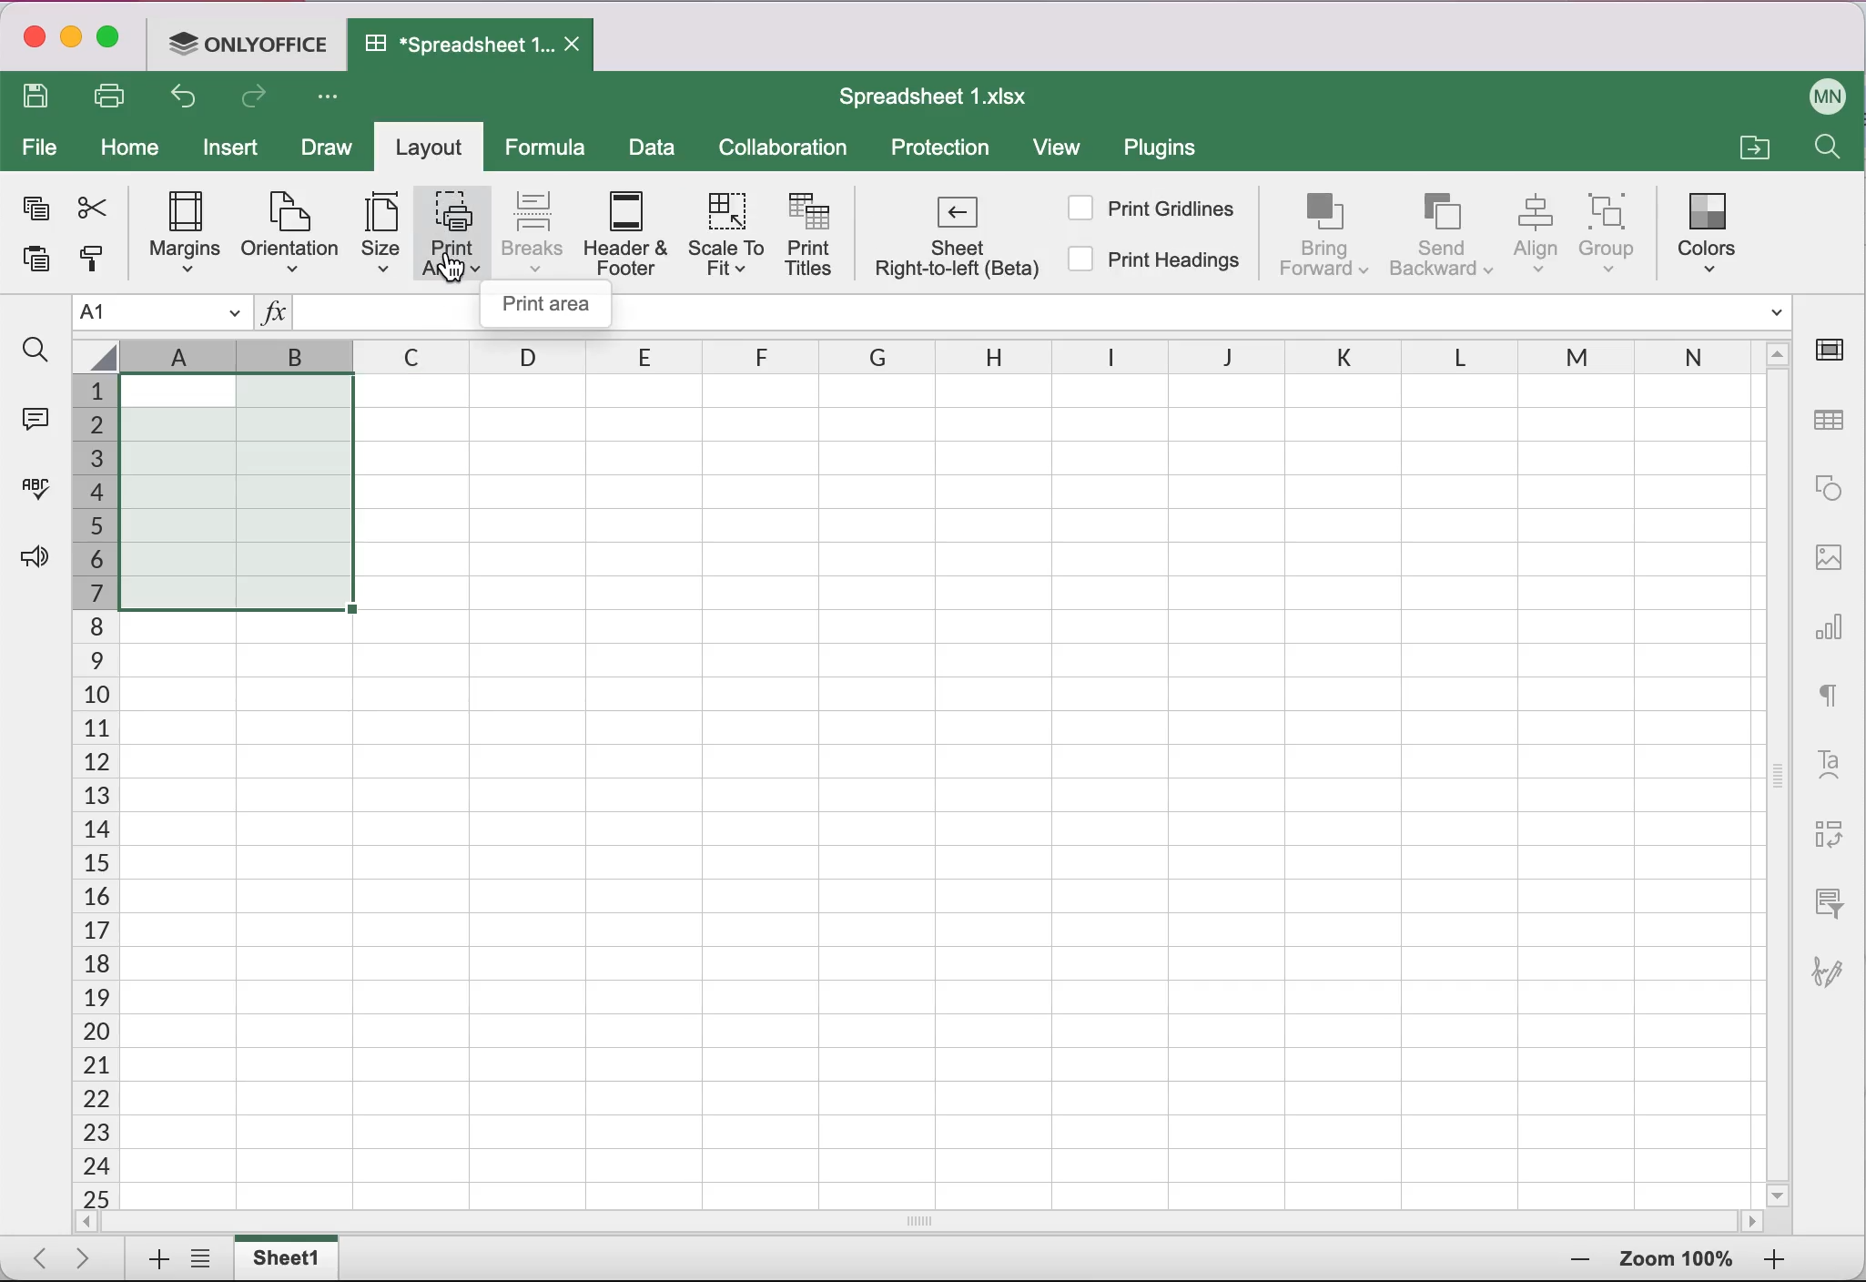  Describe the element at coordinates (176, 235) in the screenshot. I see `Margins` at that location.